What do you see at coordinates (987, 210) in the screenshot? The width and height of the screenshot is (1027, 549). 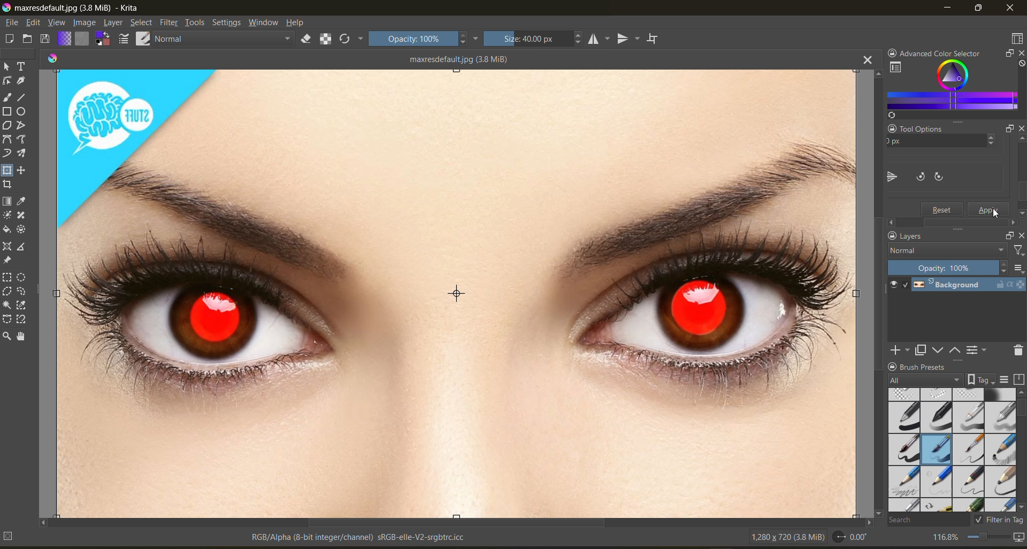 I see `apply` at bounding box center [987, 210].